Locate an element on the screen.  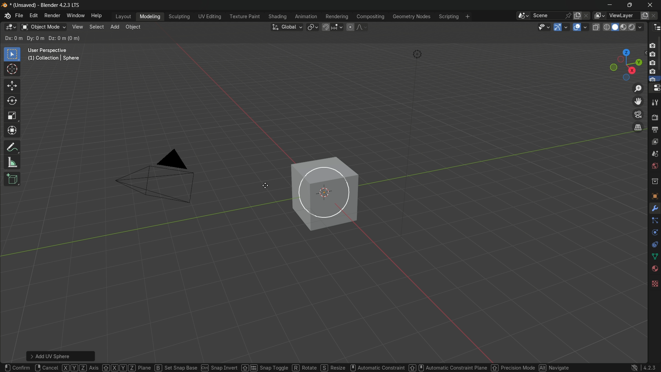
snap is located at coordinates (332, 27).